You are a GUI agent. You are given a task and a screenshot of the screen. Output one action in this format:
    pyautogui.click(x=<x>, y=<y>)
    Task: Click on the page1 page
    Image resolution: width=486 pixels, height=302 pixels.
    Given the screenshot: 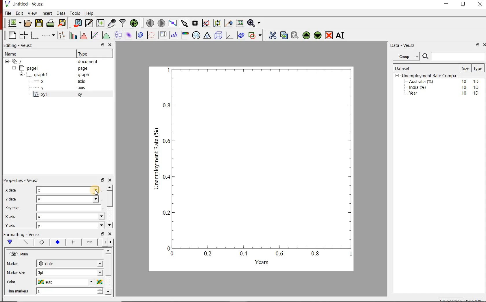 What is the action you would take?
    pyautogui.click(x=56, y=68)
    